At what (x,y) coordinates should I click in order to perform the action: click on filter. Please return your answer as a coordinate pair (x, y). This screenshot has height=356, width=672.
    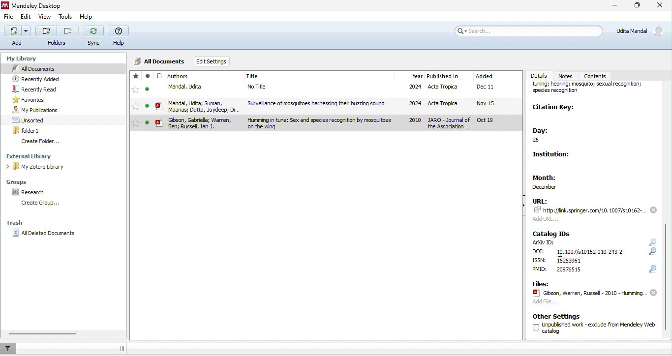
    Looking at the image, I should click on (10, 348).